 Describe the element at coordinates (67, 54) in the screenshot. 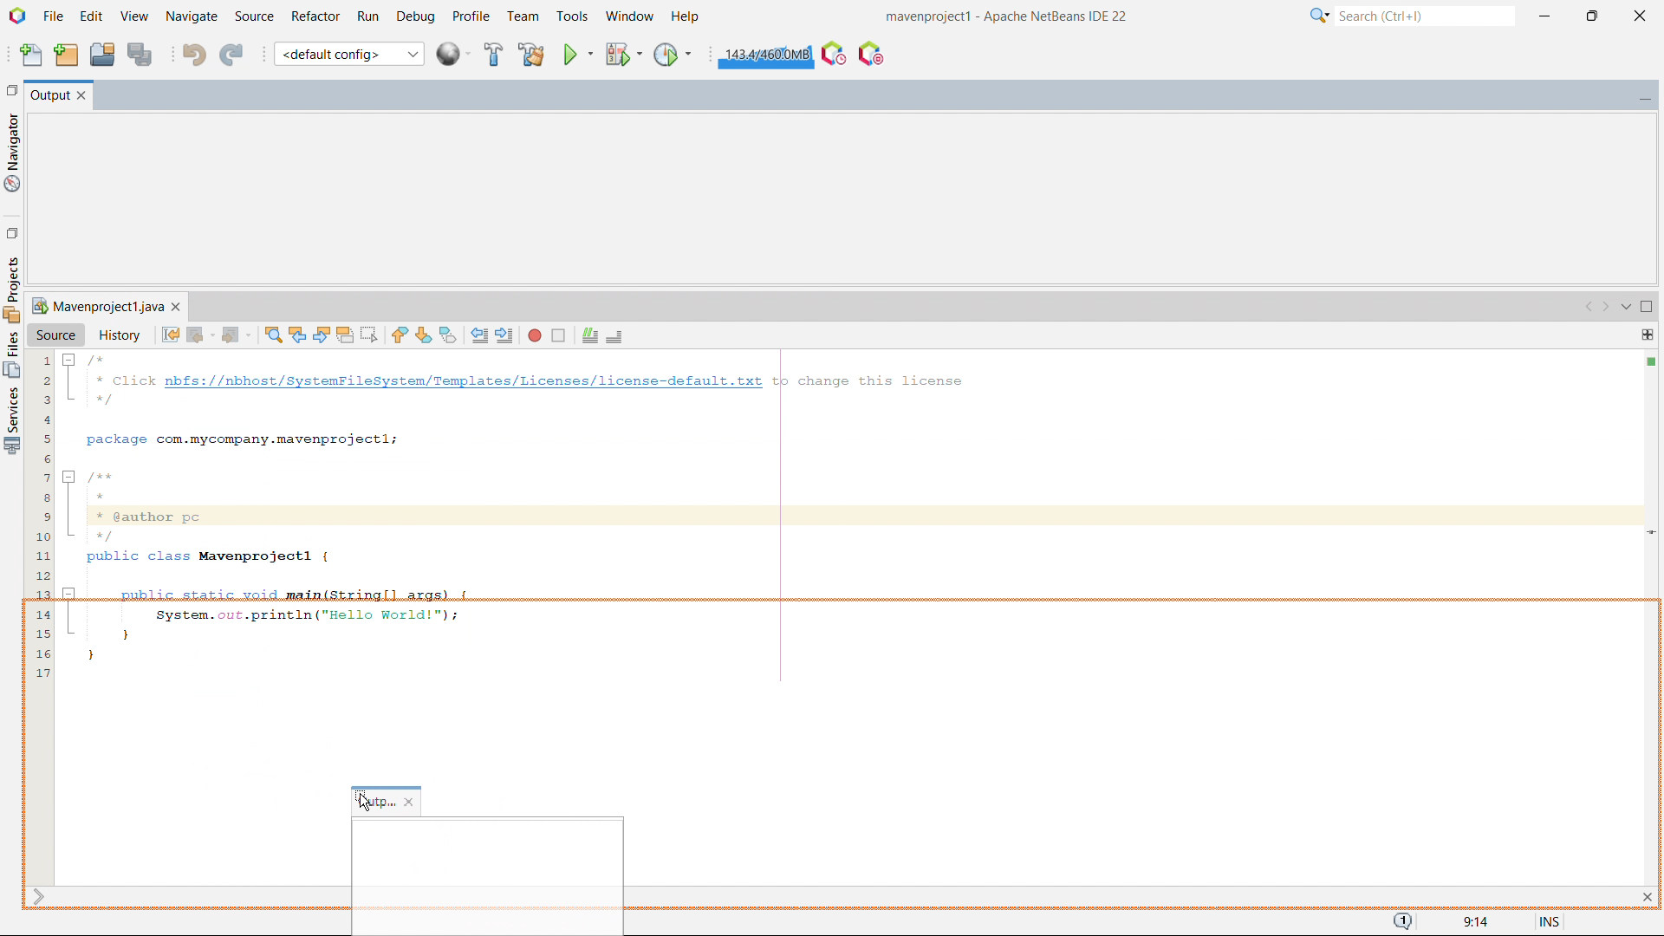

I see `new project` at that location.